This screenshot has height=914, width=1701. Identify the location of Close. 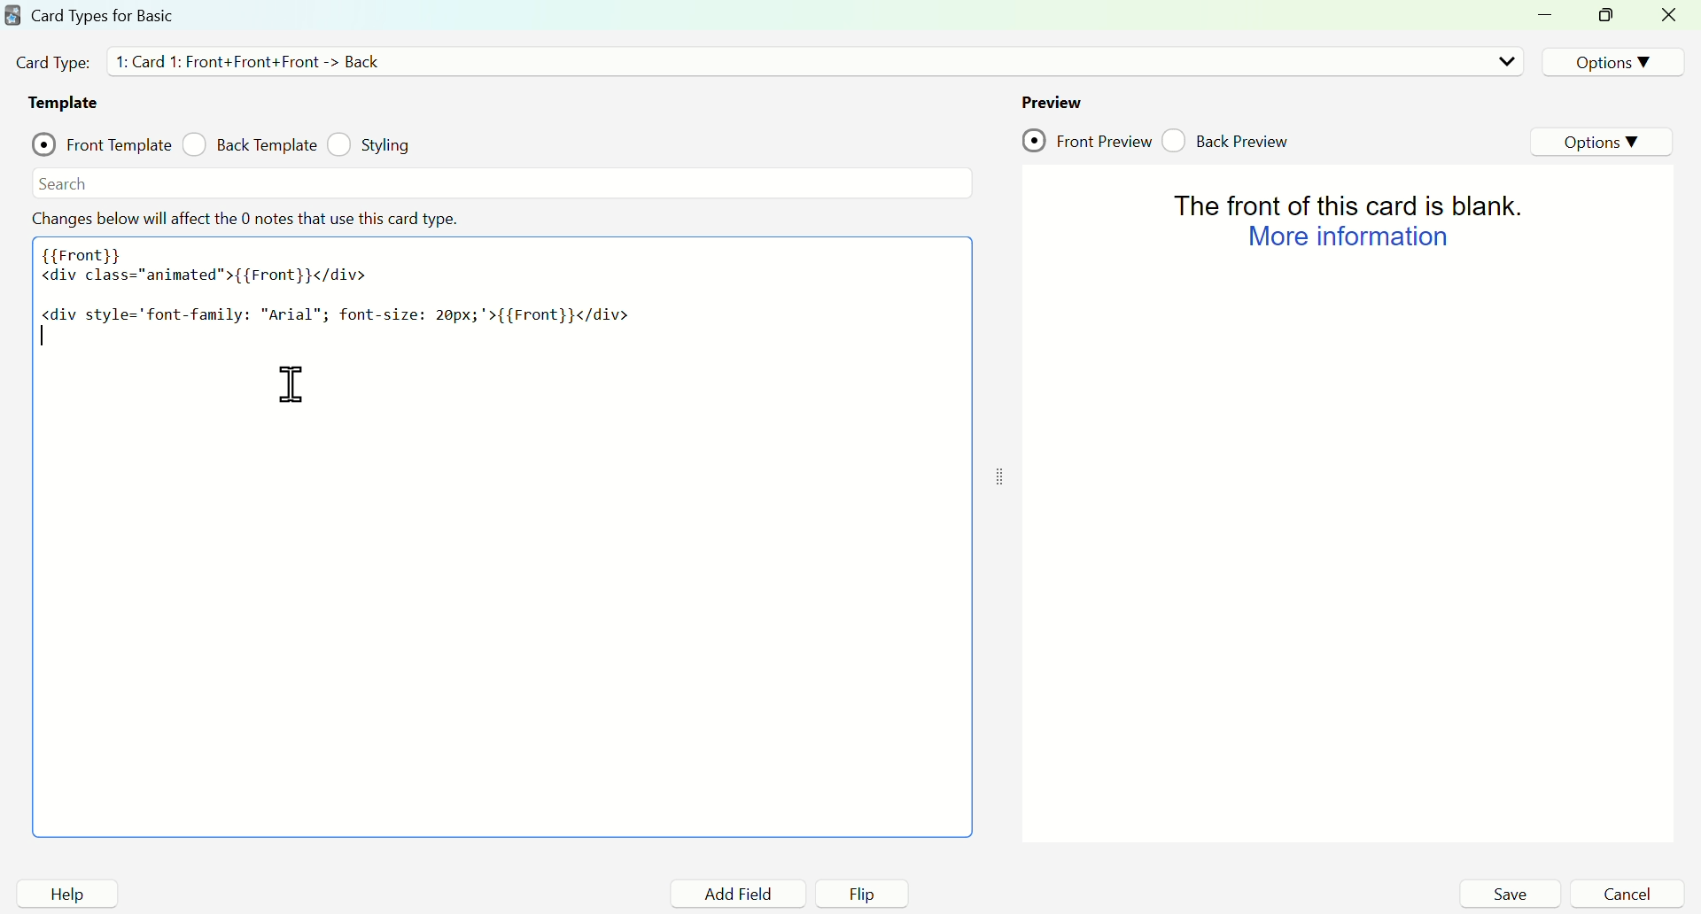
(1672, 16).